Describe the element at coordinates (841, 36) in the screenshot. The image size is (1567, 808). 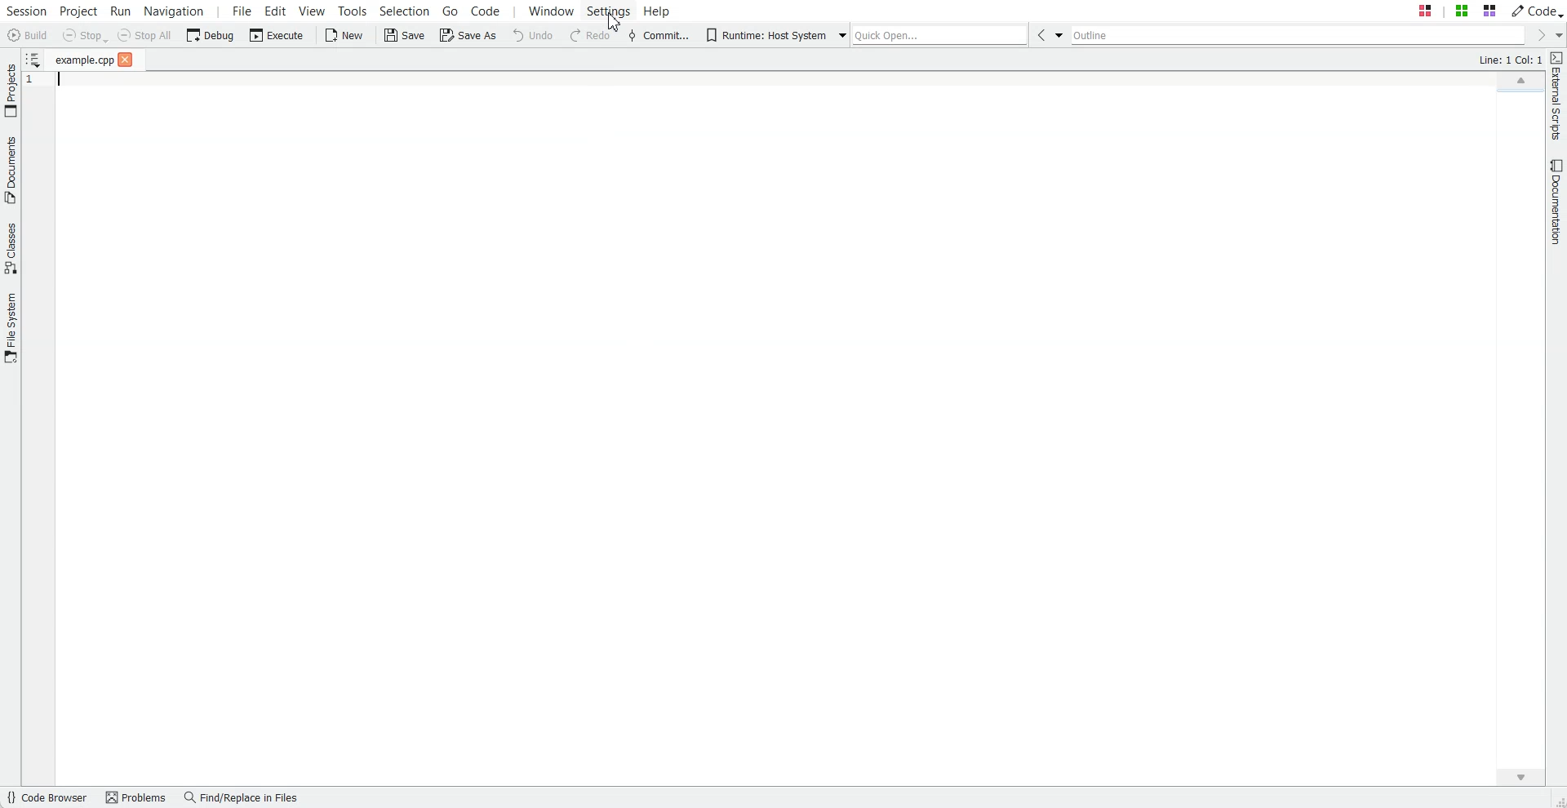
I see `Drop down box` at that location.